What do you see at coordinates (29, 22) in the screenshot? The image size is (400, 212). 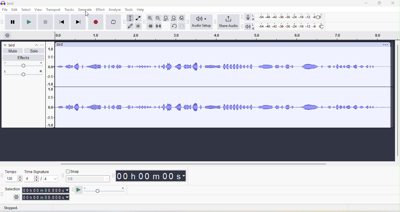 I see `play` at bounding box center [29, 22].